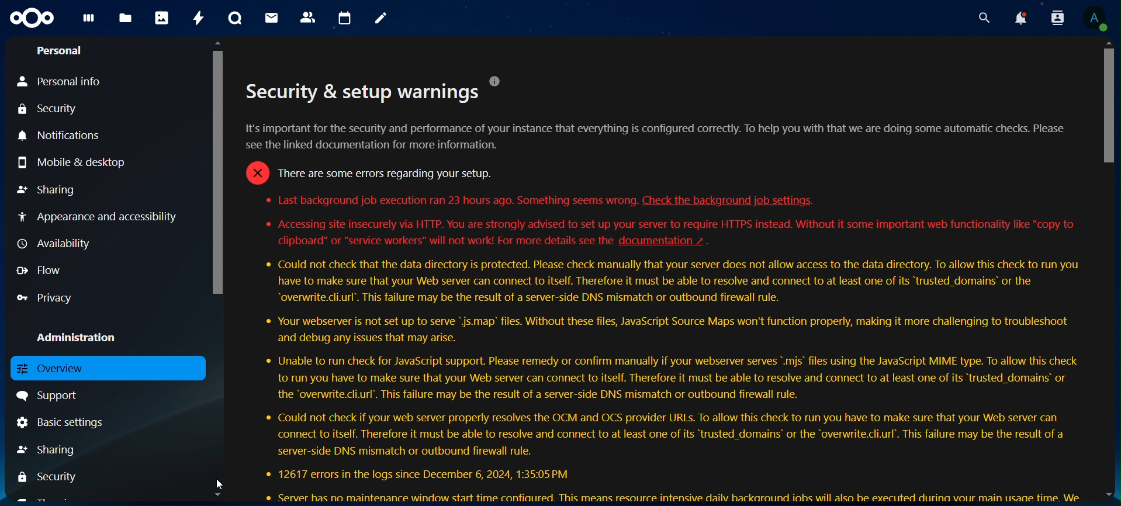  I want to click on appearance and accessibility, so click(105, 218).